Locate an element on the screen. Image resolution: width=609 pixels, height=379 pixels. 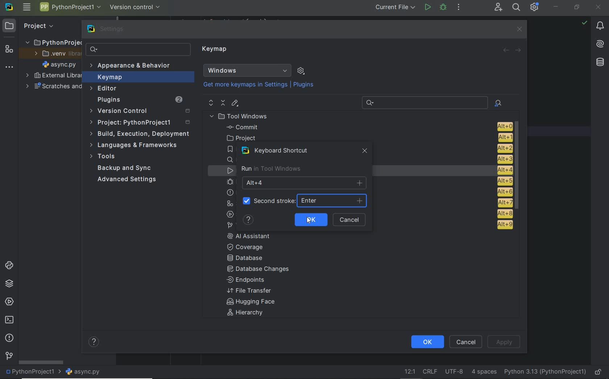
alt + 9 is located at coordinates (504, 226).